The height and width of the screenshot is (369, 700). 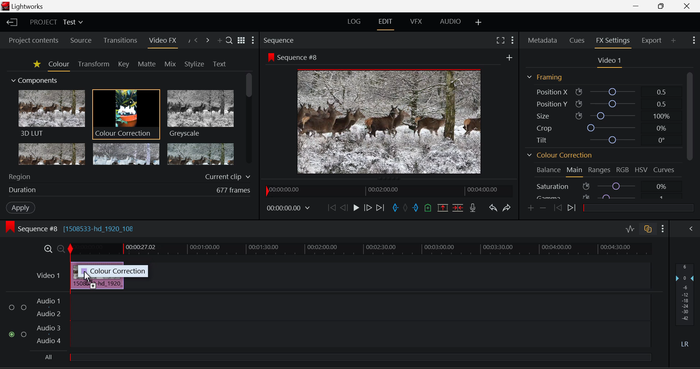 What do you see at coordinates (428, 209) in the screenshot?
I see `Mark Cue` at bounding box center [428, 209].